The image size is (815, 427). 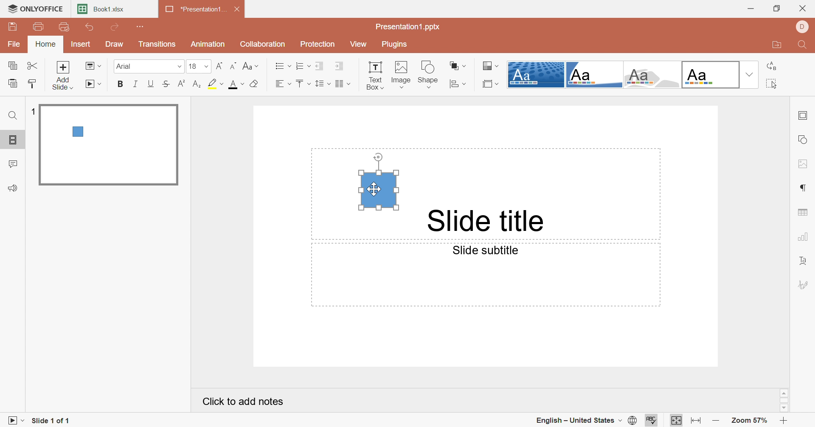 What do you see at coordinates (805, 285) in the screenshot?
I see `Signature settings` at bounding box center [805, 285].